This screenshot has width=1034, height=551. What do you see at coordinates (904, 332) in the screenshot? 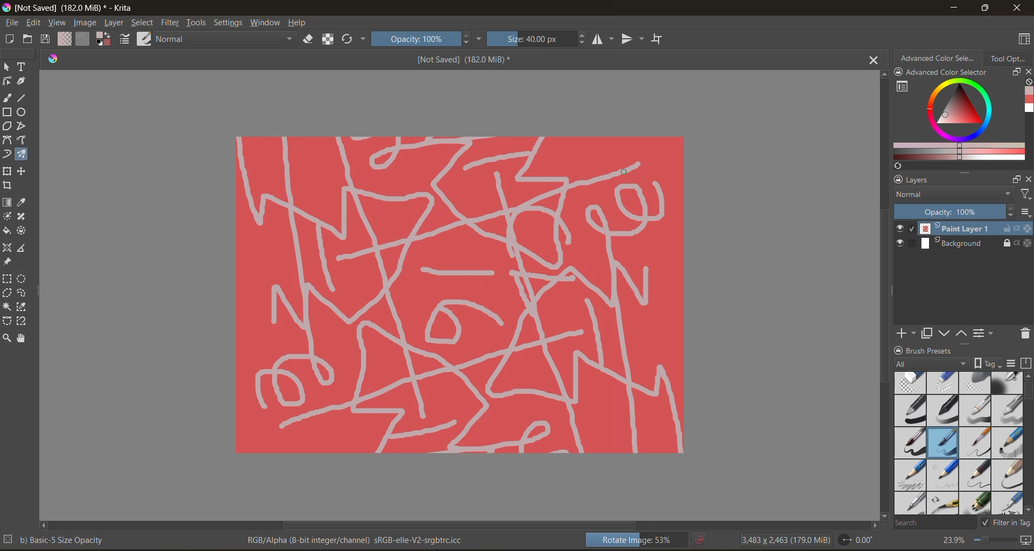
I see `add` at bounding box center [904, 332].